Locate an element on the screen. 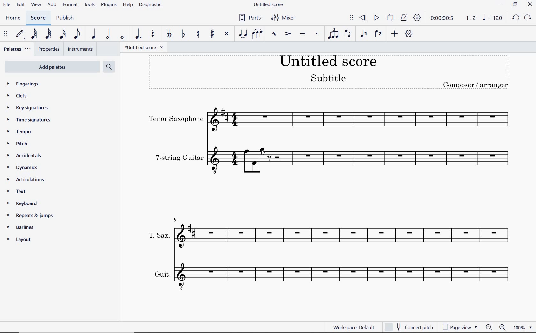 This screenshot has width=536, height=333. TOGGLE-DOUBLE FLAT is located at coordinates (168, 33).